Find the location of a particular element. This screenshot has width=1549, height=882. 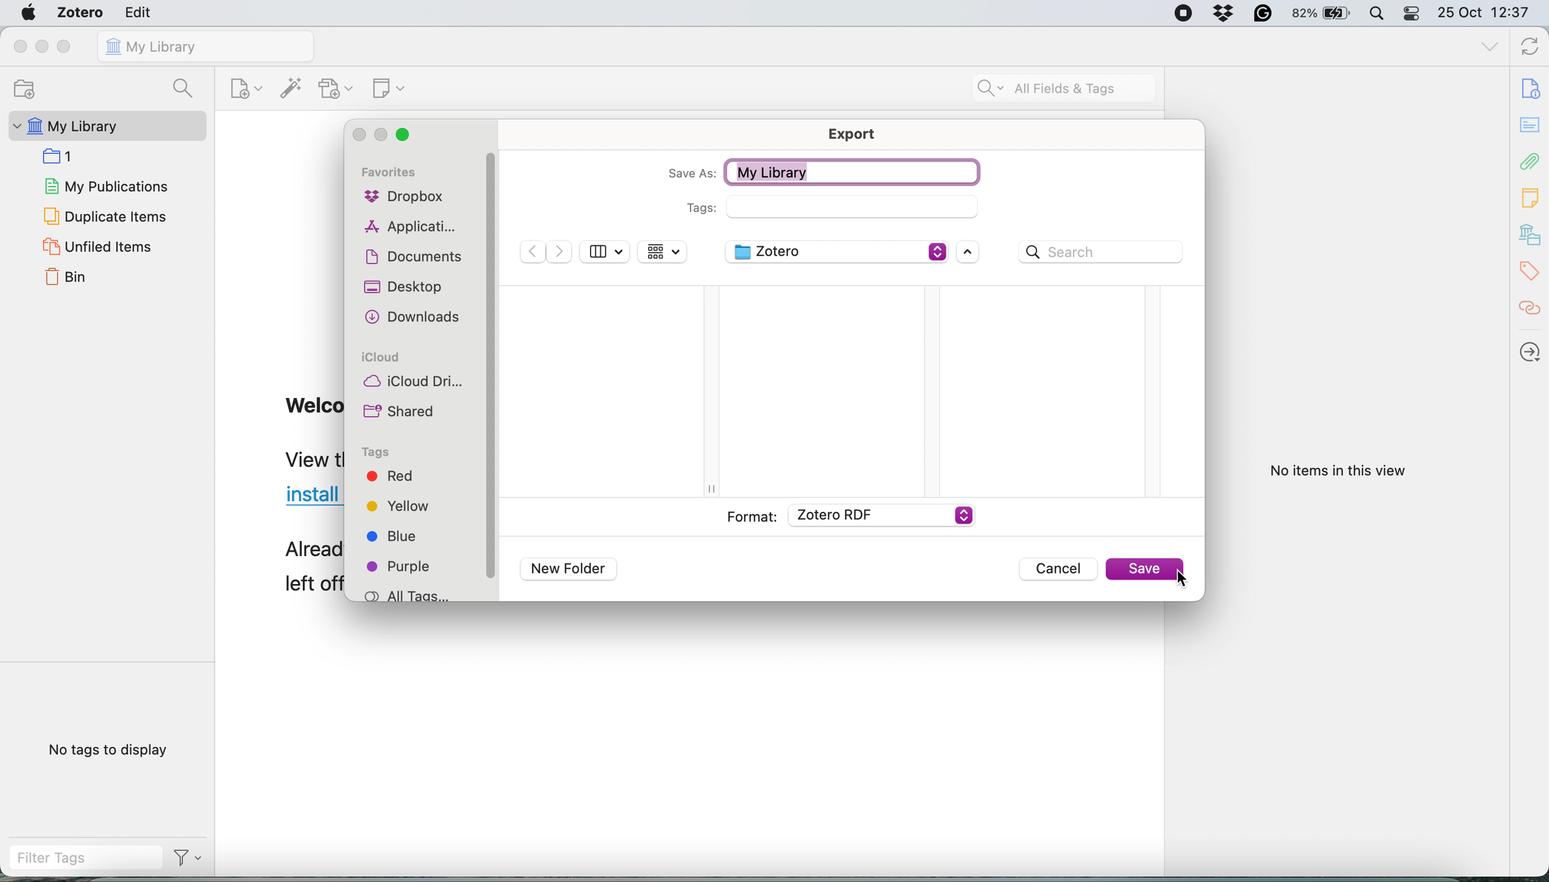

Downloads is located at coordinates (416, 317).